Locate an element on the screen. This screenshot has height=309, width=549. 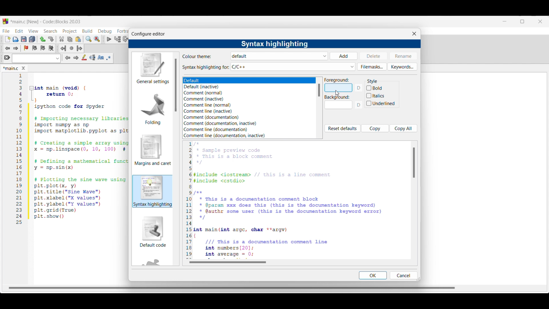
Cancel is located at coordinates (403, 275).